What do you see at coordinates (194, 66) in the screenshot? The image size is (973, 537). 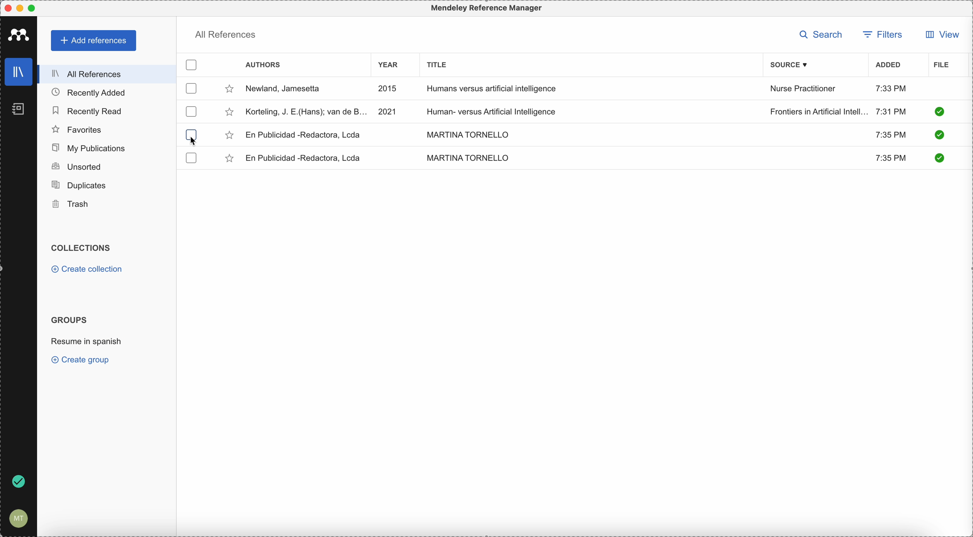 I see `checkbox` at bounding box center [194, 66].